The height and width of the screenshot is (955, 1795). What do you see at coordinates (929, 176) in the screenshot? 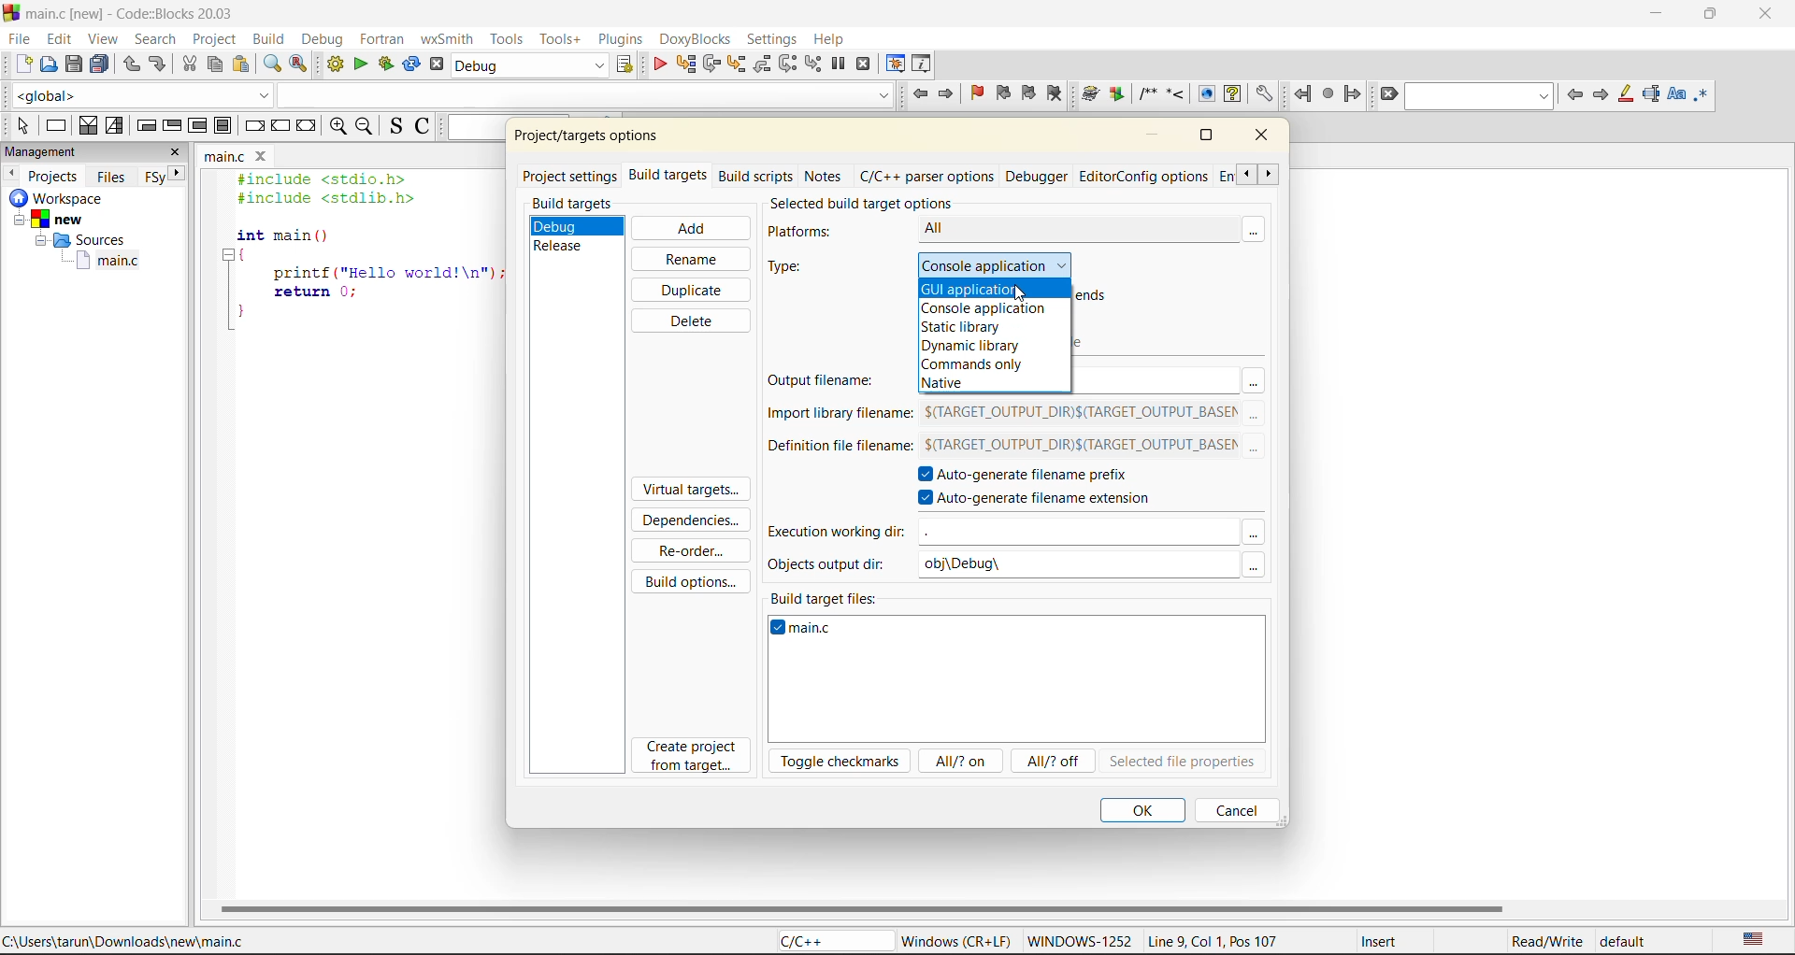
I see `c/c++ parser options` at bounding box center [929, 176].